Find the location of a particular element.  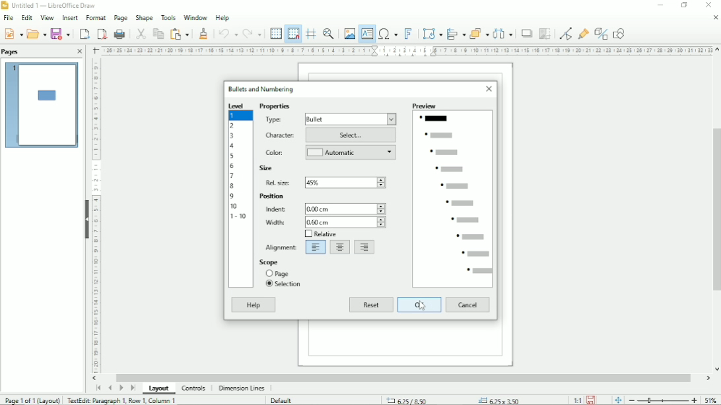

Helplines while moving is located at coordinates (311, 32).